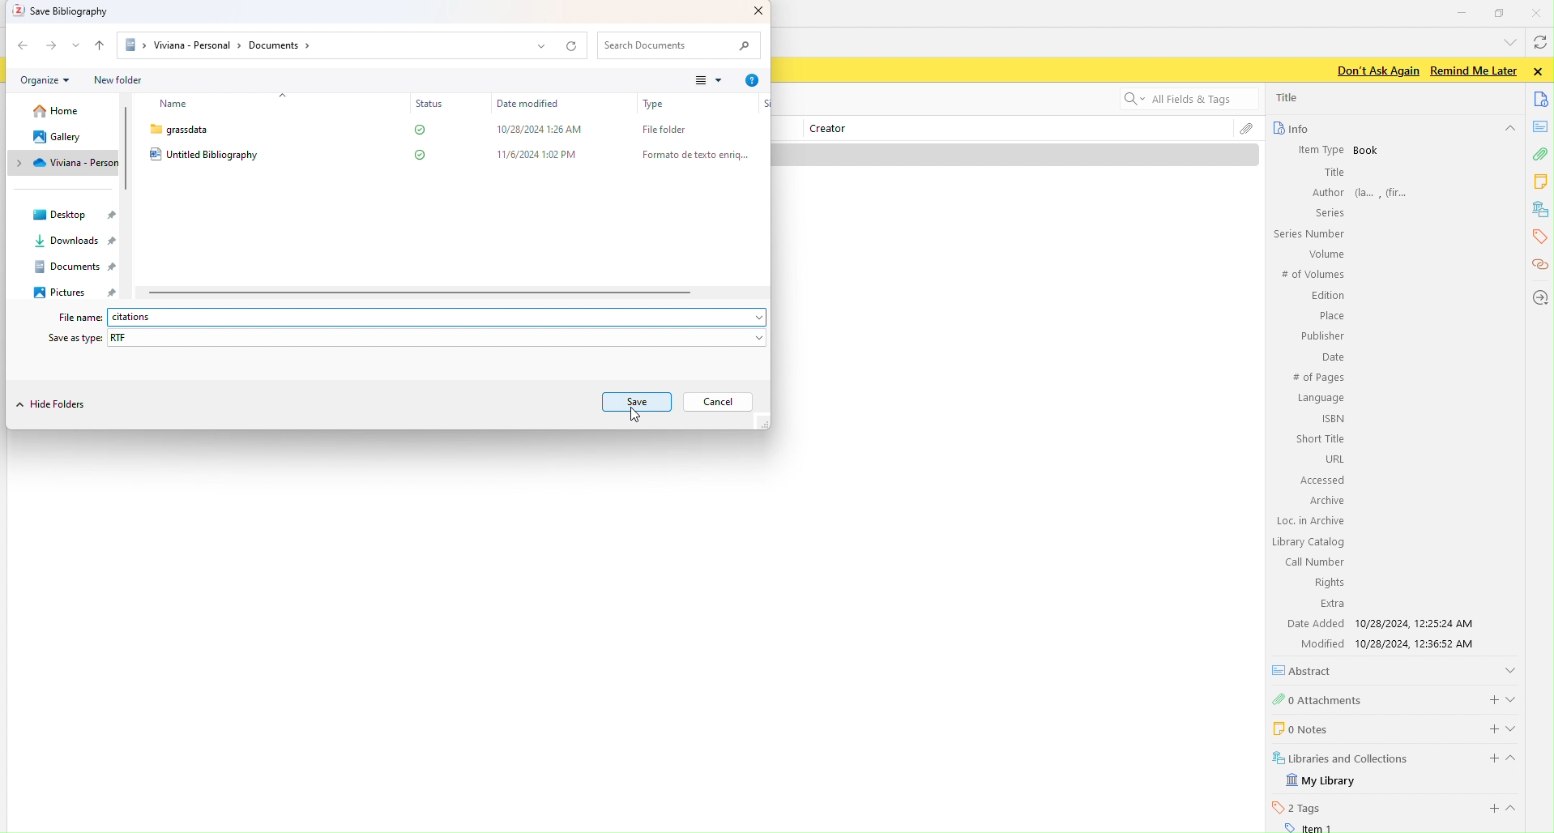  What do you see at coordinates (751, 318) in the screenshot?
I see `dropdown ` at bounding box center [751, 318].